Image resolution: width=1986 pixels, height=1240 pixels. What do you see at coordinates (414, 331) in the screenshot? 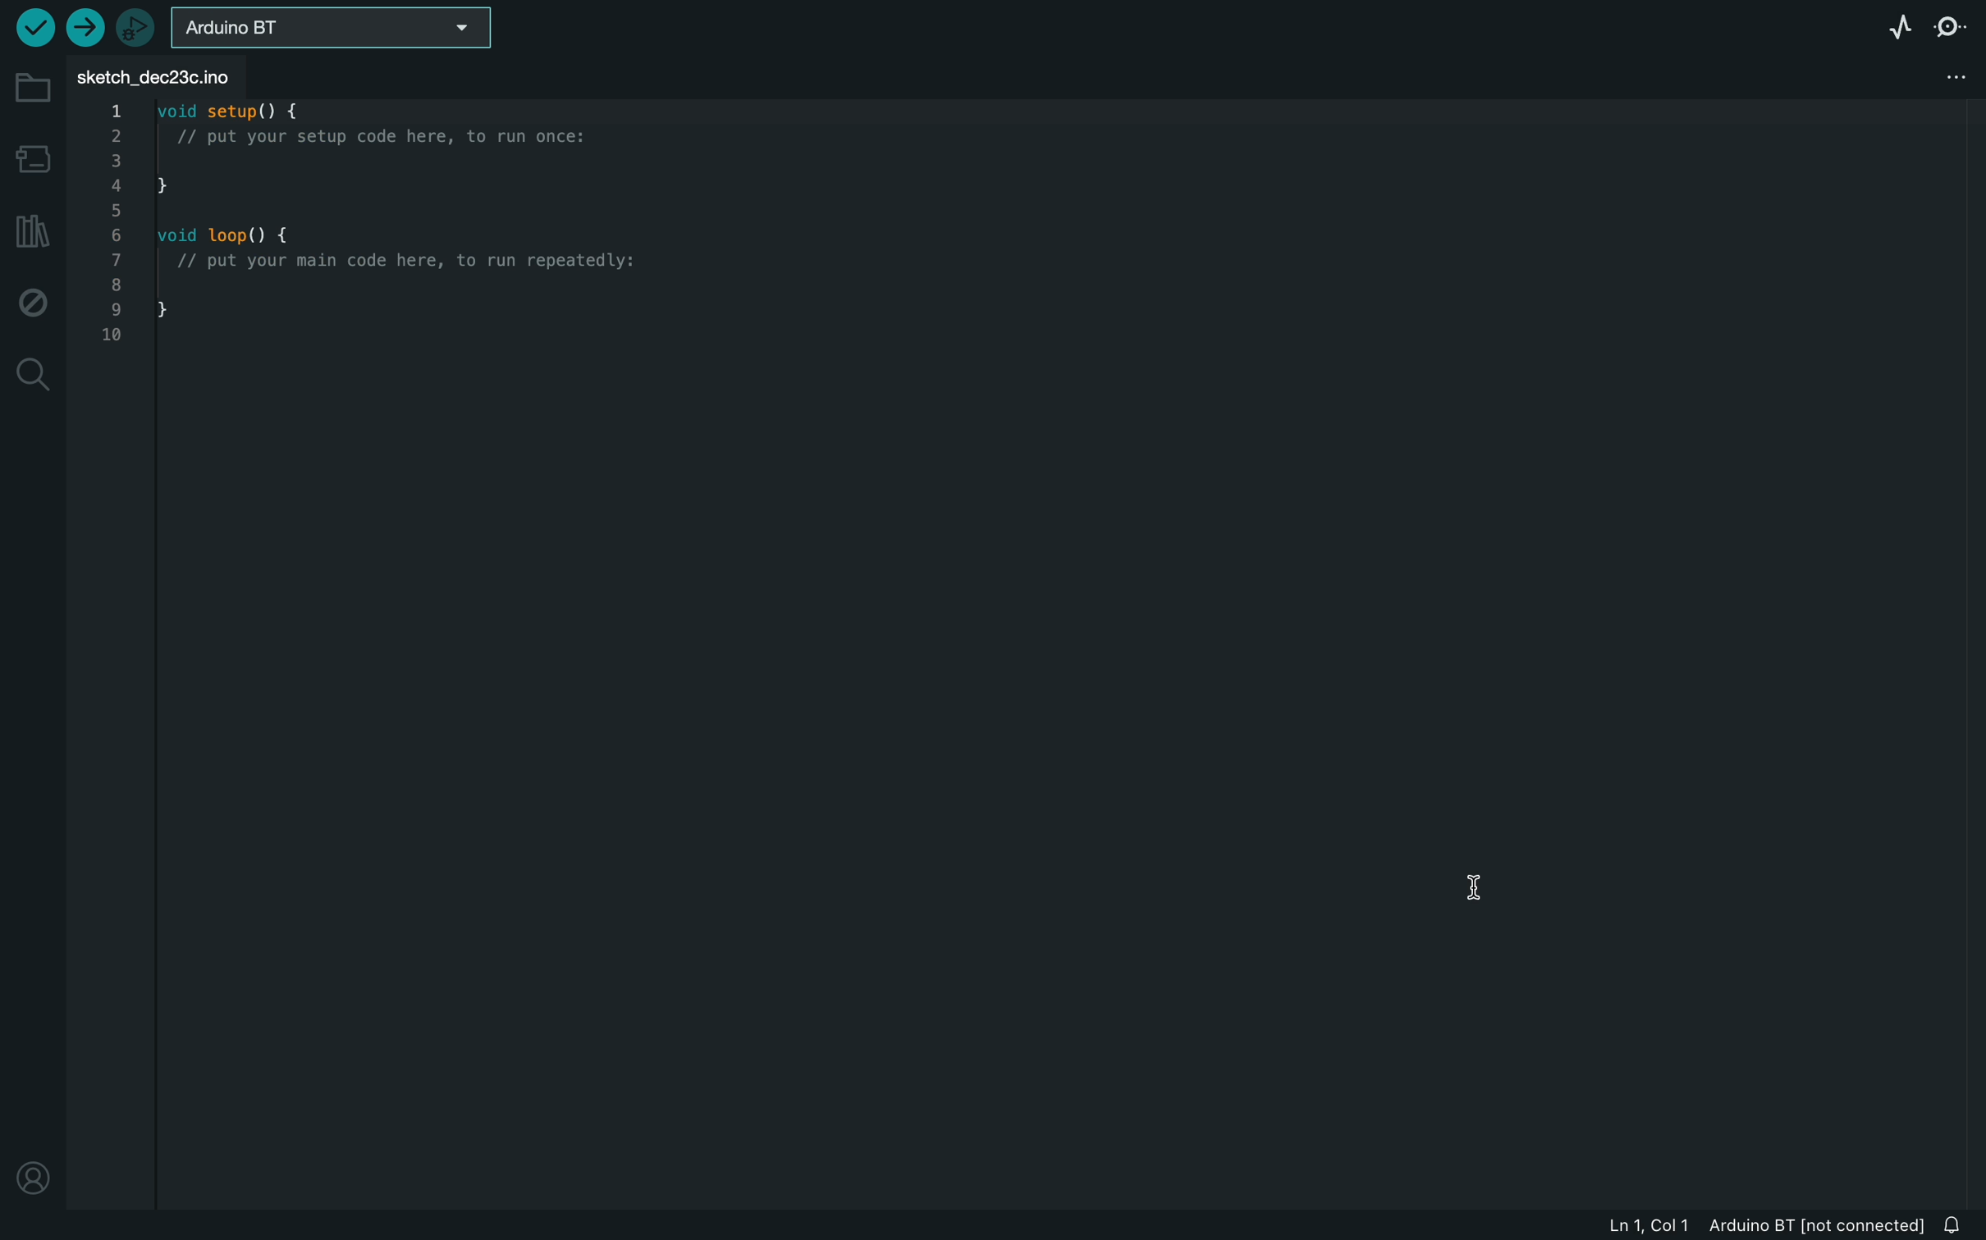
I see `file code` at bounding box center [414, 331].